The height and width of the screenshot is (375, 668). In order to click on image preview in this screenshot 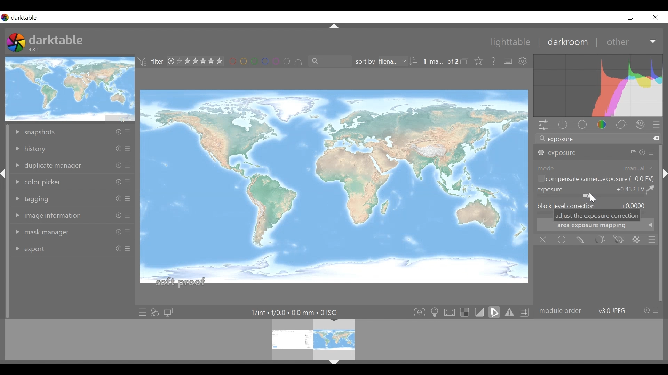, I will do `click(71, 89)`.